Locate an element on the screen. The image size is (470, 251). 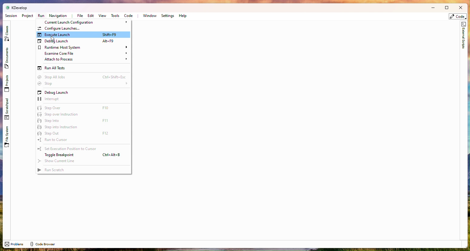
Edit is located at coordinates (90, 15).